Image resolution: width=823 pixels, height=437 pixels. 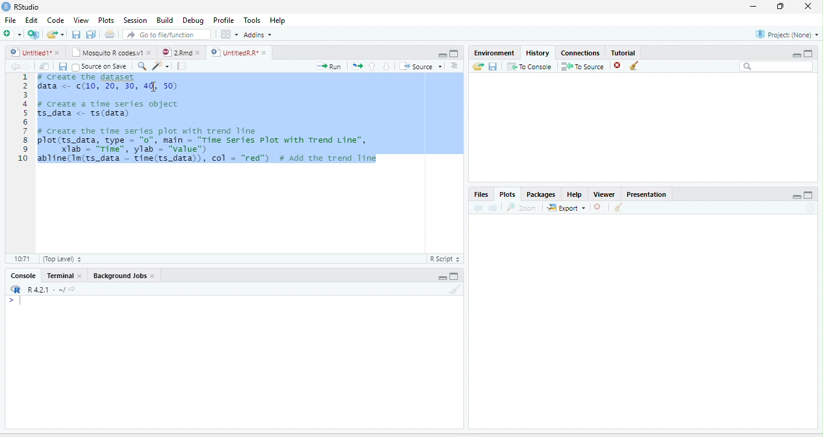 What do you see at coordinates (251, 20) in the screenshot?
I see `Tools` at bounding box center [251, 20].